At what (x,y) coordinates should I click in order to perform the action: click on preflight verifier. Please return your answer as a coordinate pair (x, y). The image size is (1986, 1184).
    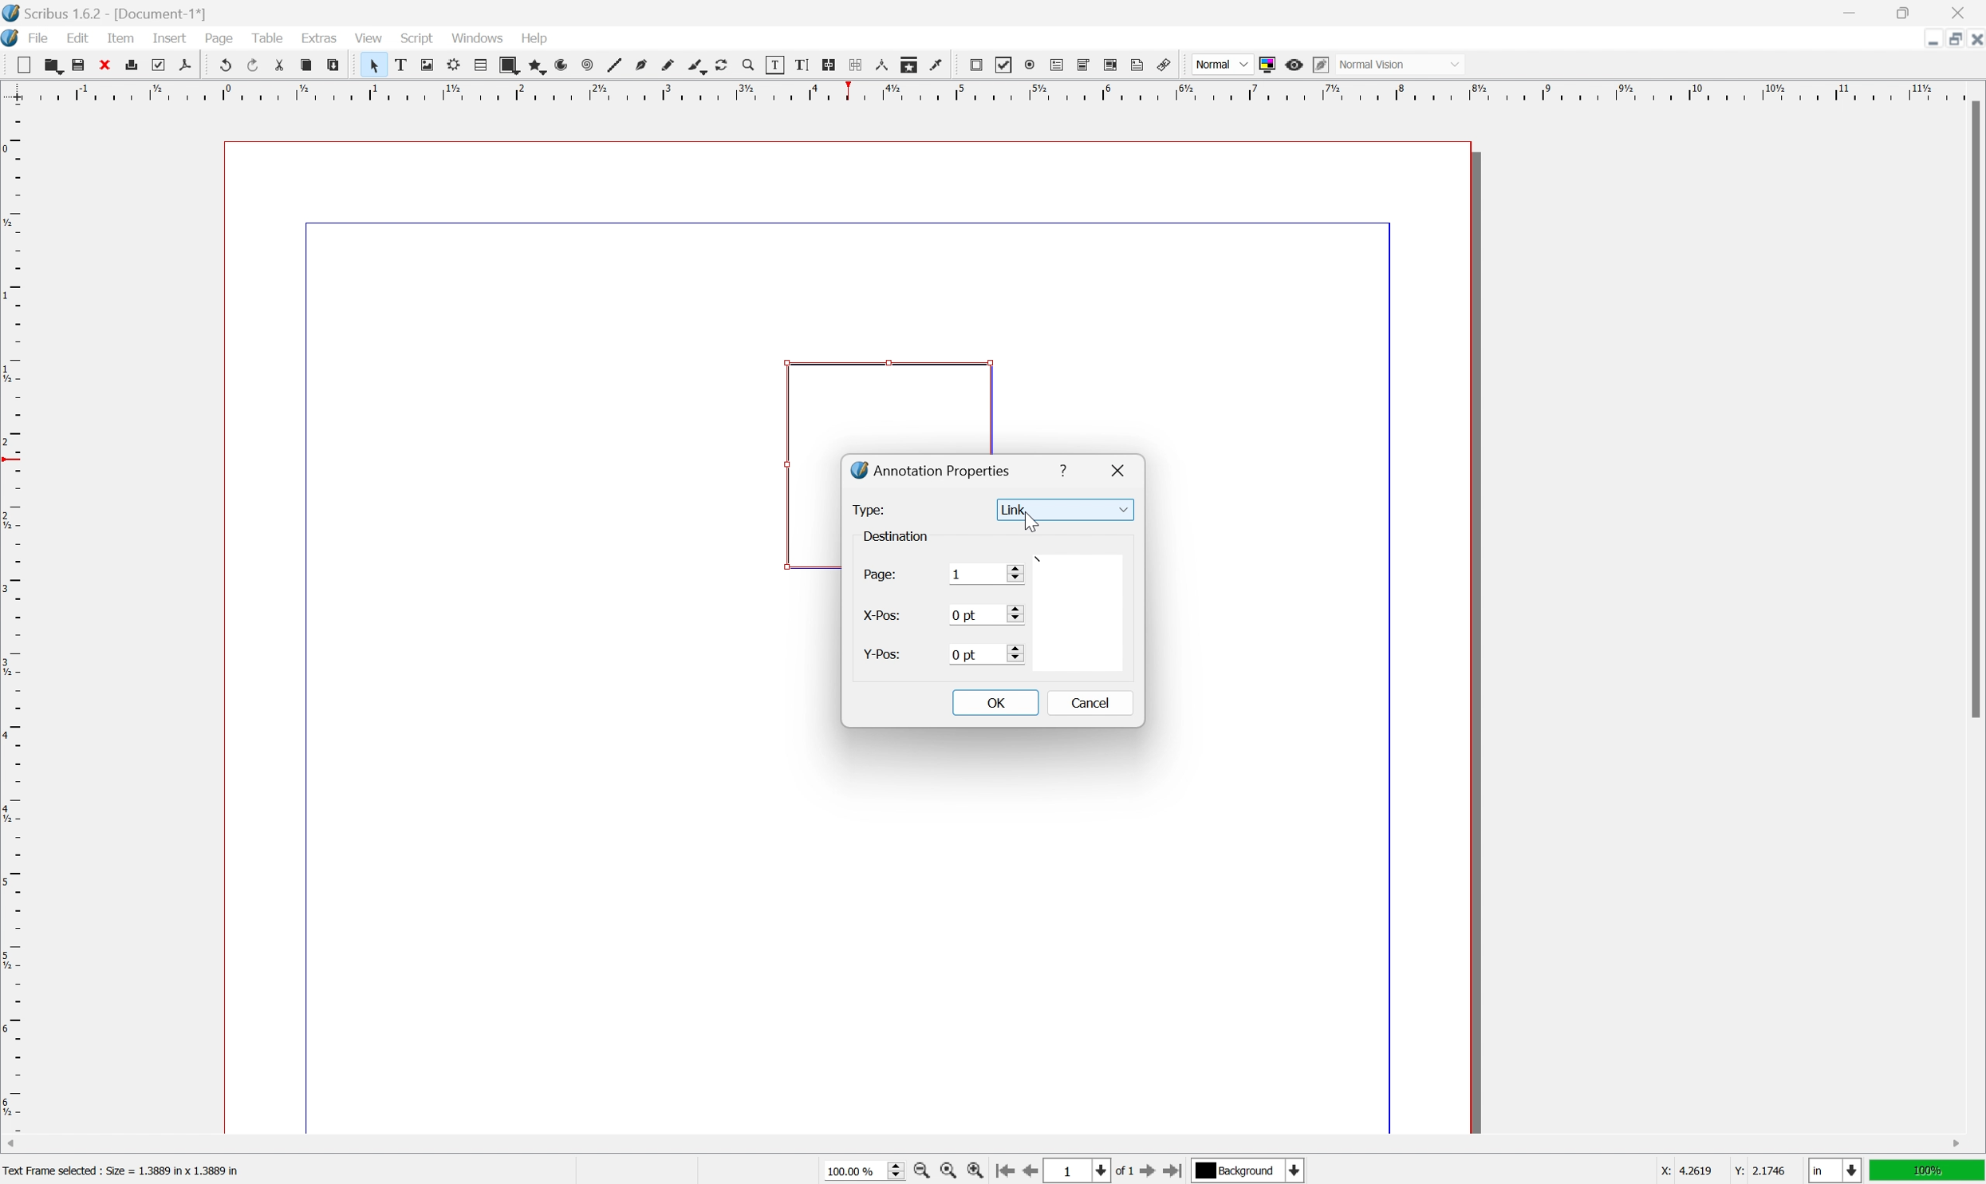
    Looking at the image, I should click on (159, 65).